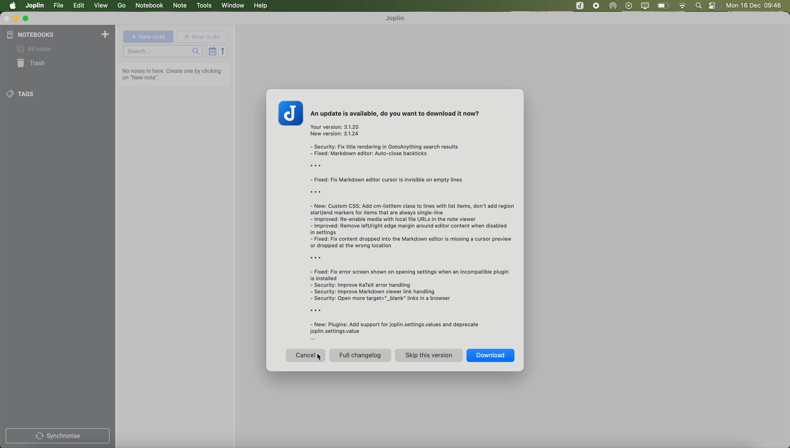 This screenshot has height=448, width=790. Describe the element at coordinates (361, 356) in the screenshot. I see `full changelog` at that location.